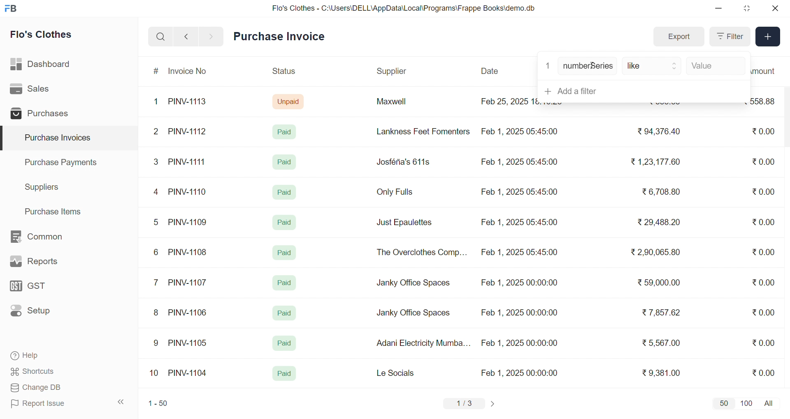 The height and width of the screenshot is (419, 790). I want to click on Only Fulls, so click(398, 194).